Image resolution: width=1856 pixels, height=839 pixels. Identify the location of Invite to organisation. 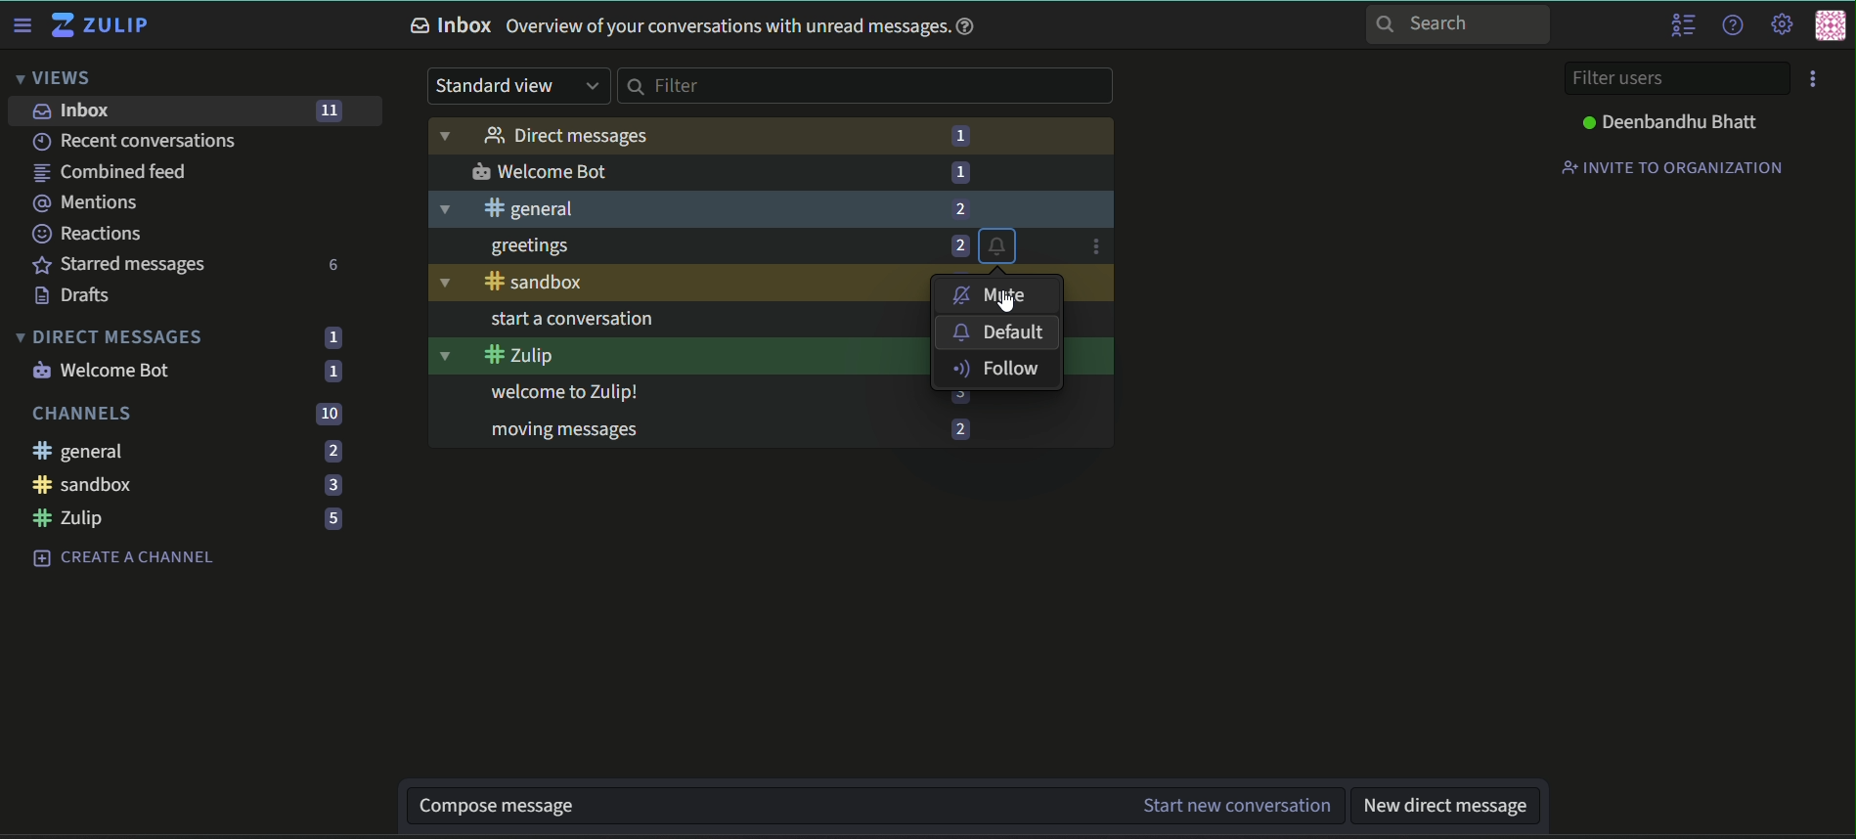
(1674, 166).